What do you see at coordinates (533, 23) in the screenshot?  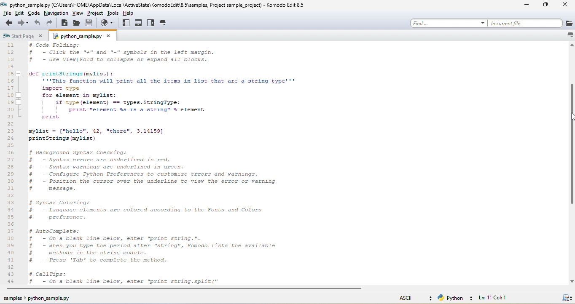 I see `in current file` at bounding box center [533, 23].